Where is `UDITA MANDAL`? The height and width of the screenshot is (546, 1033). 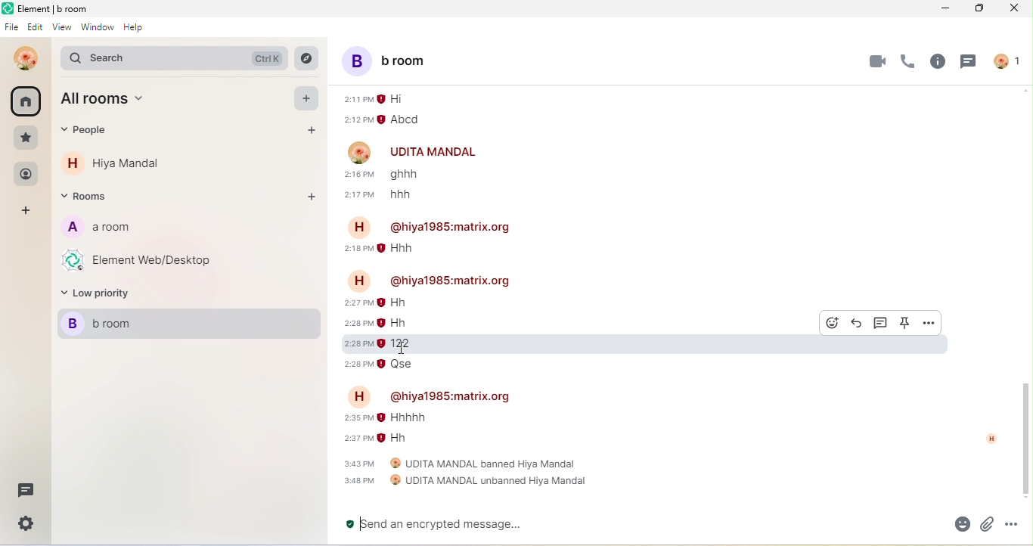
UDITA MANDAL is located at coordinates (433, 152).